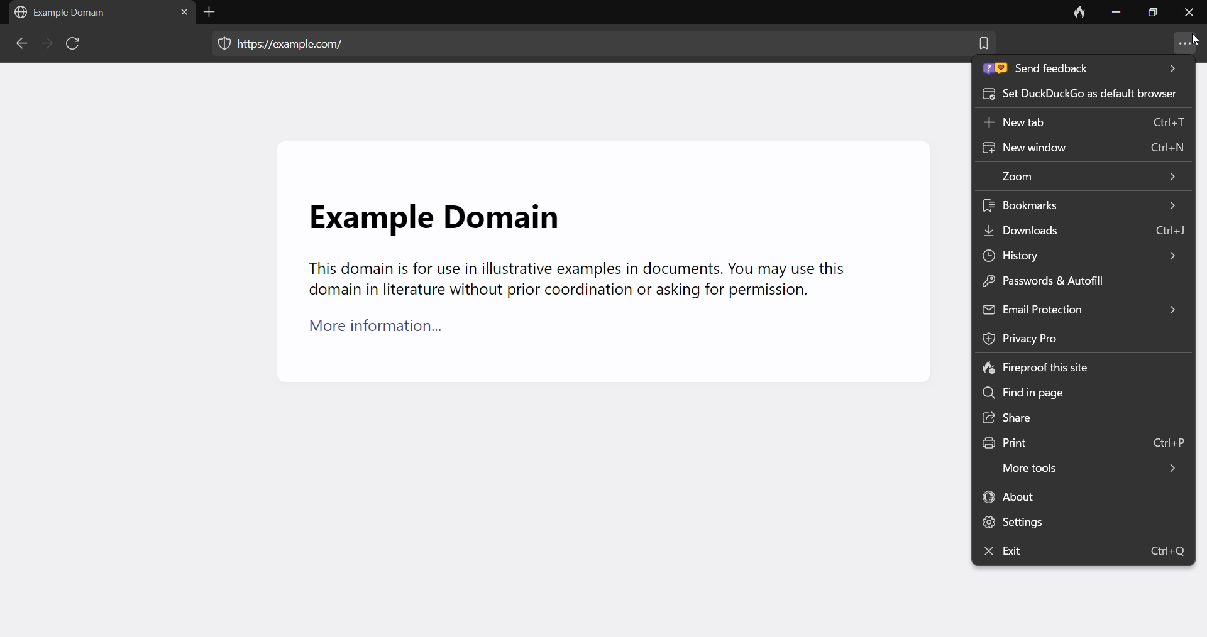 This screenshot has width=1207, height=637. I want to click on close, so click(1189, 16).